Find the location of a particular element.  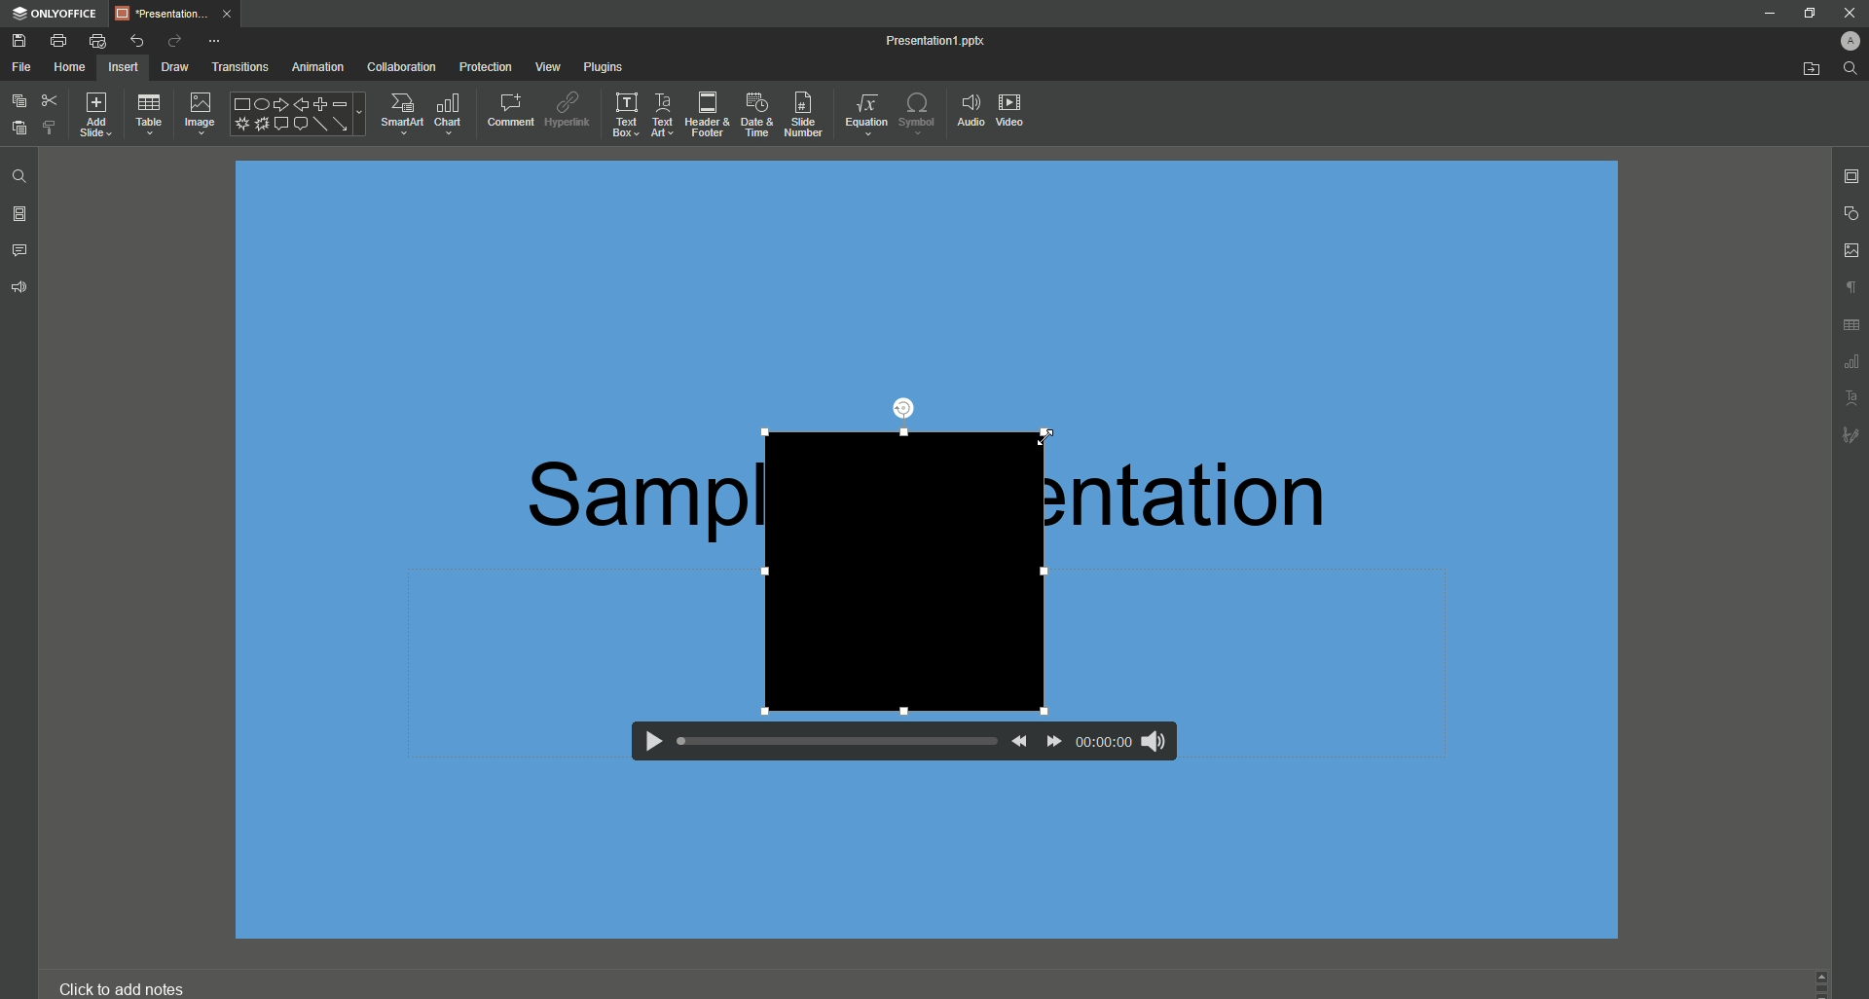

Video is located at coordinates (1012, 110).